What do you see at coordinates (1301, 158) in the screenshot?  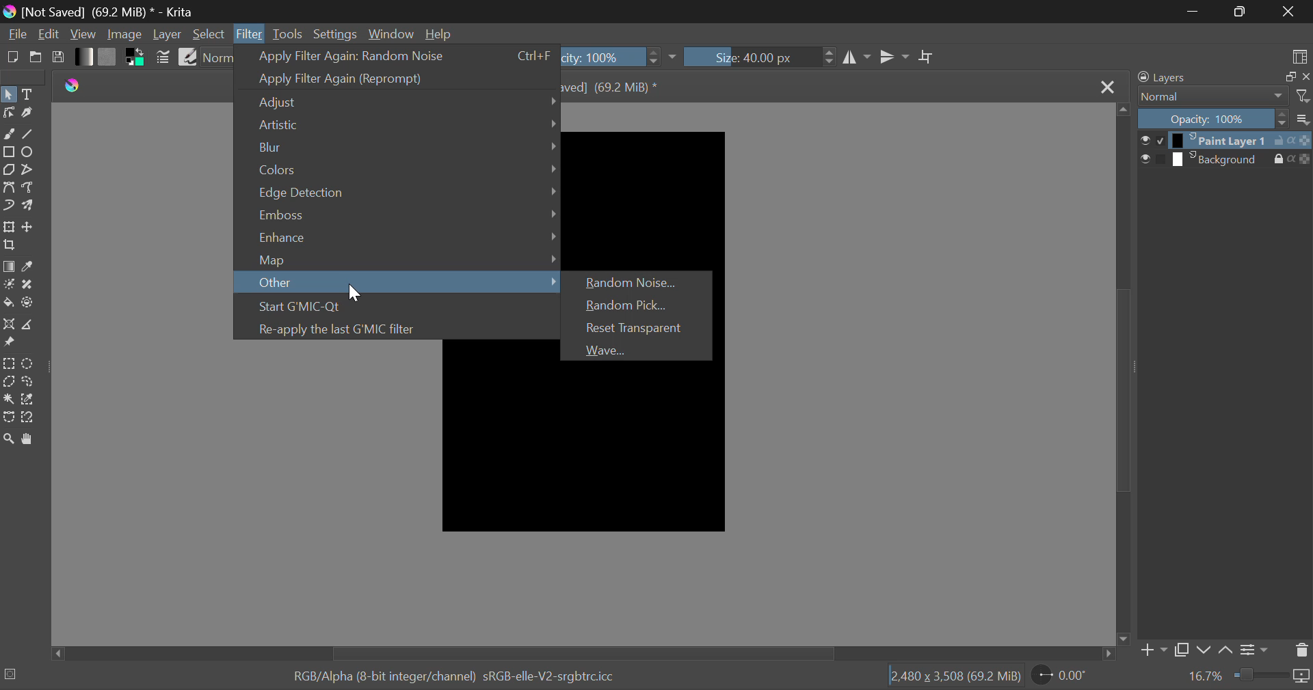 I see `opacity` at bounding box center [1301, 158].